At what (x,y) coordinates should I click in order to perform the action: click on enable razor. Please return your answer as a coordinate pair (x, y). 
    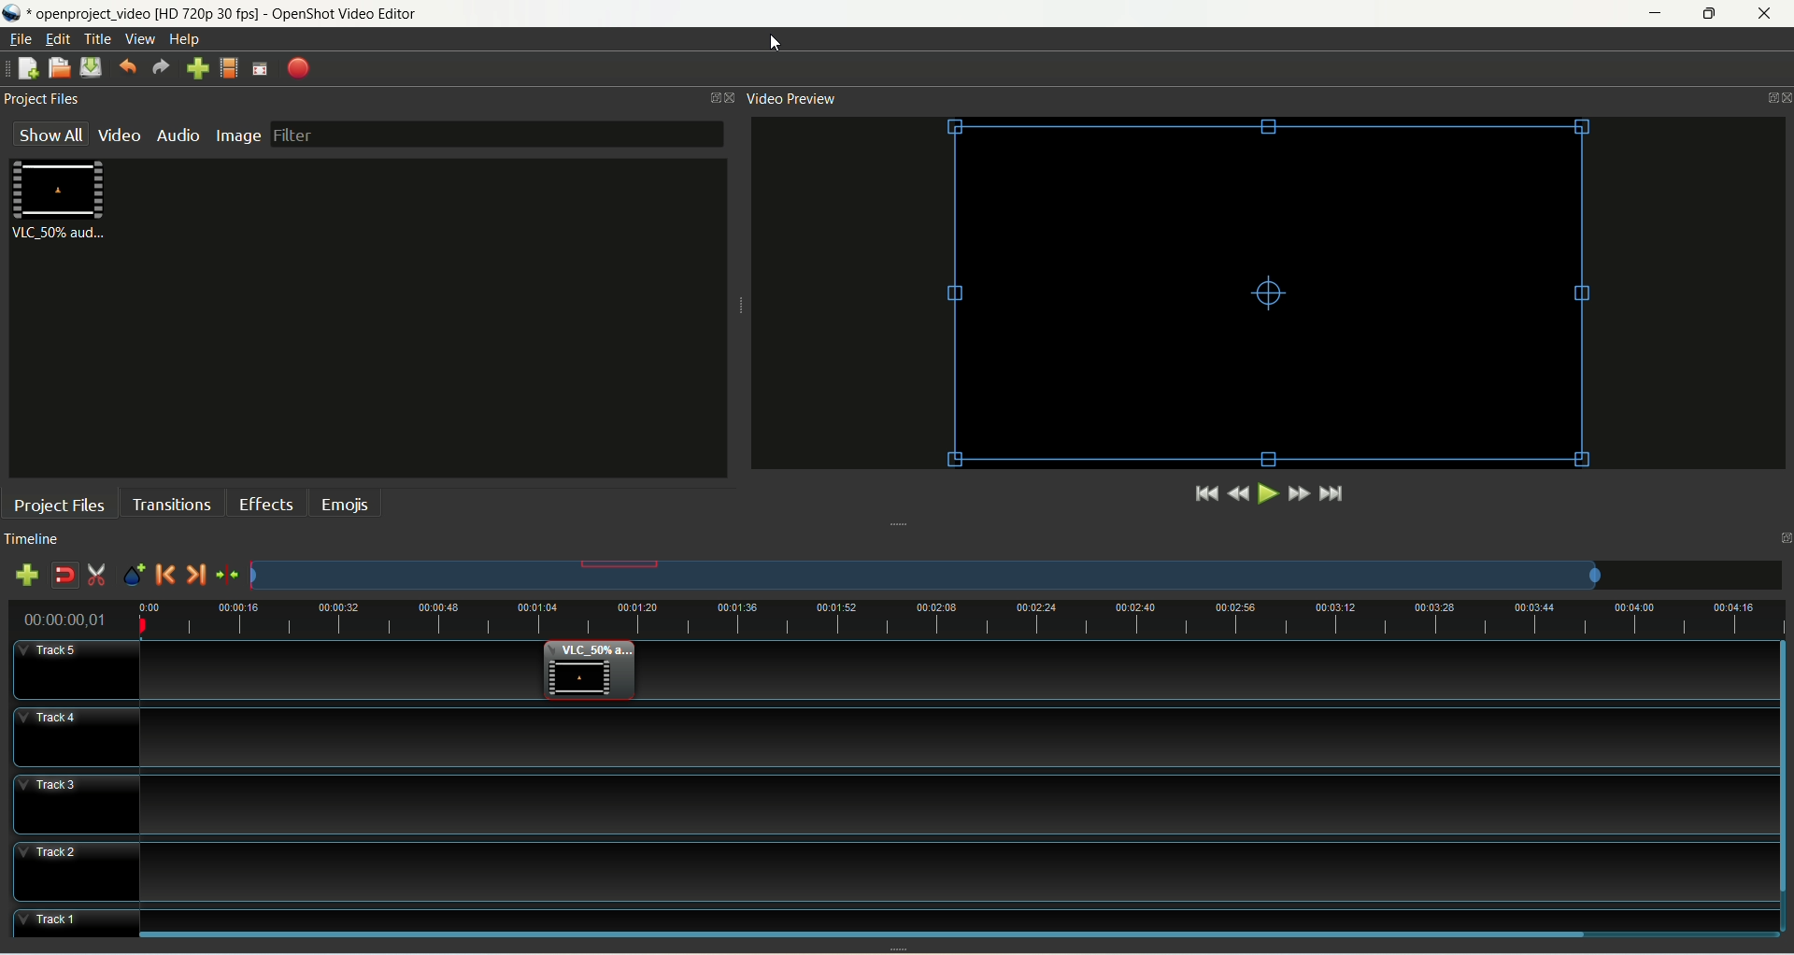
    Looking at the image, I should click on (98, 577).